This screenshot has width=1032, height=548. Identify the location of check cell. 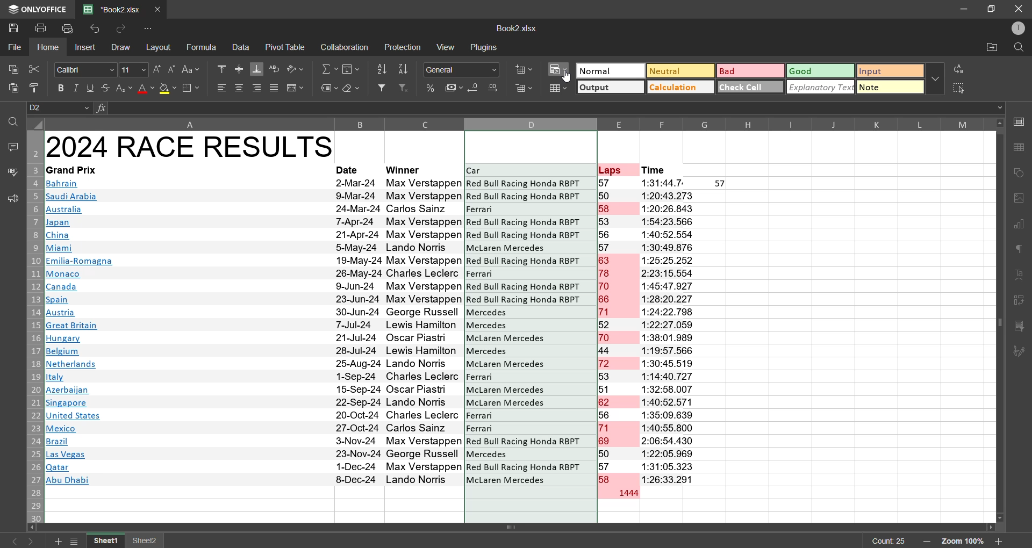
(748, 86).